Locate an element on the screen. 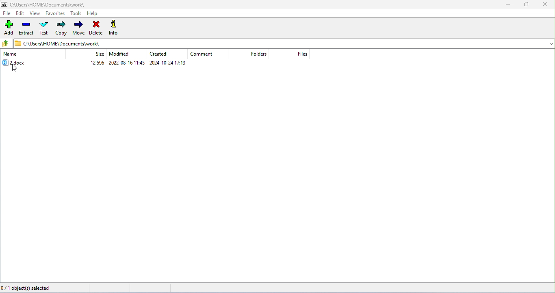 This screenshot has width=555, height=293. comment is located at coordinates (202, 54).